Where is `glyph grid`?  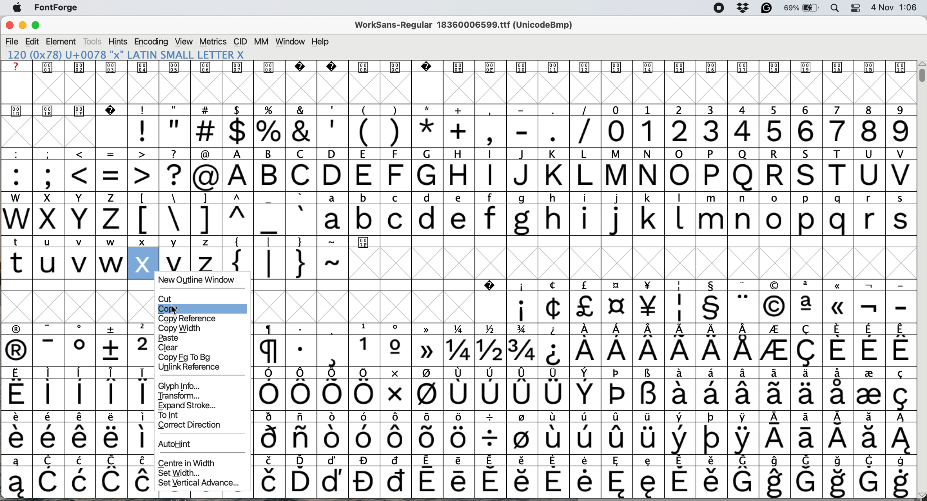 glyph grid is located at coordinates (67, 134).